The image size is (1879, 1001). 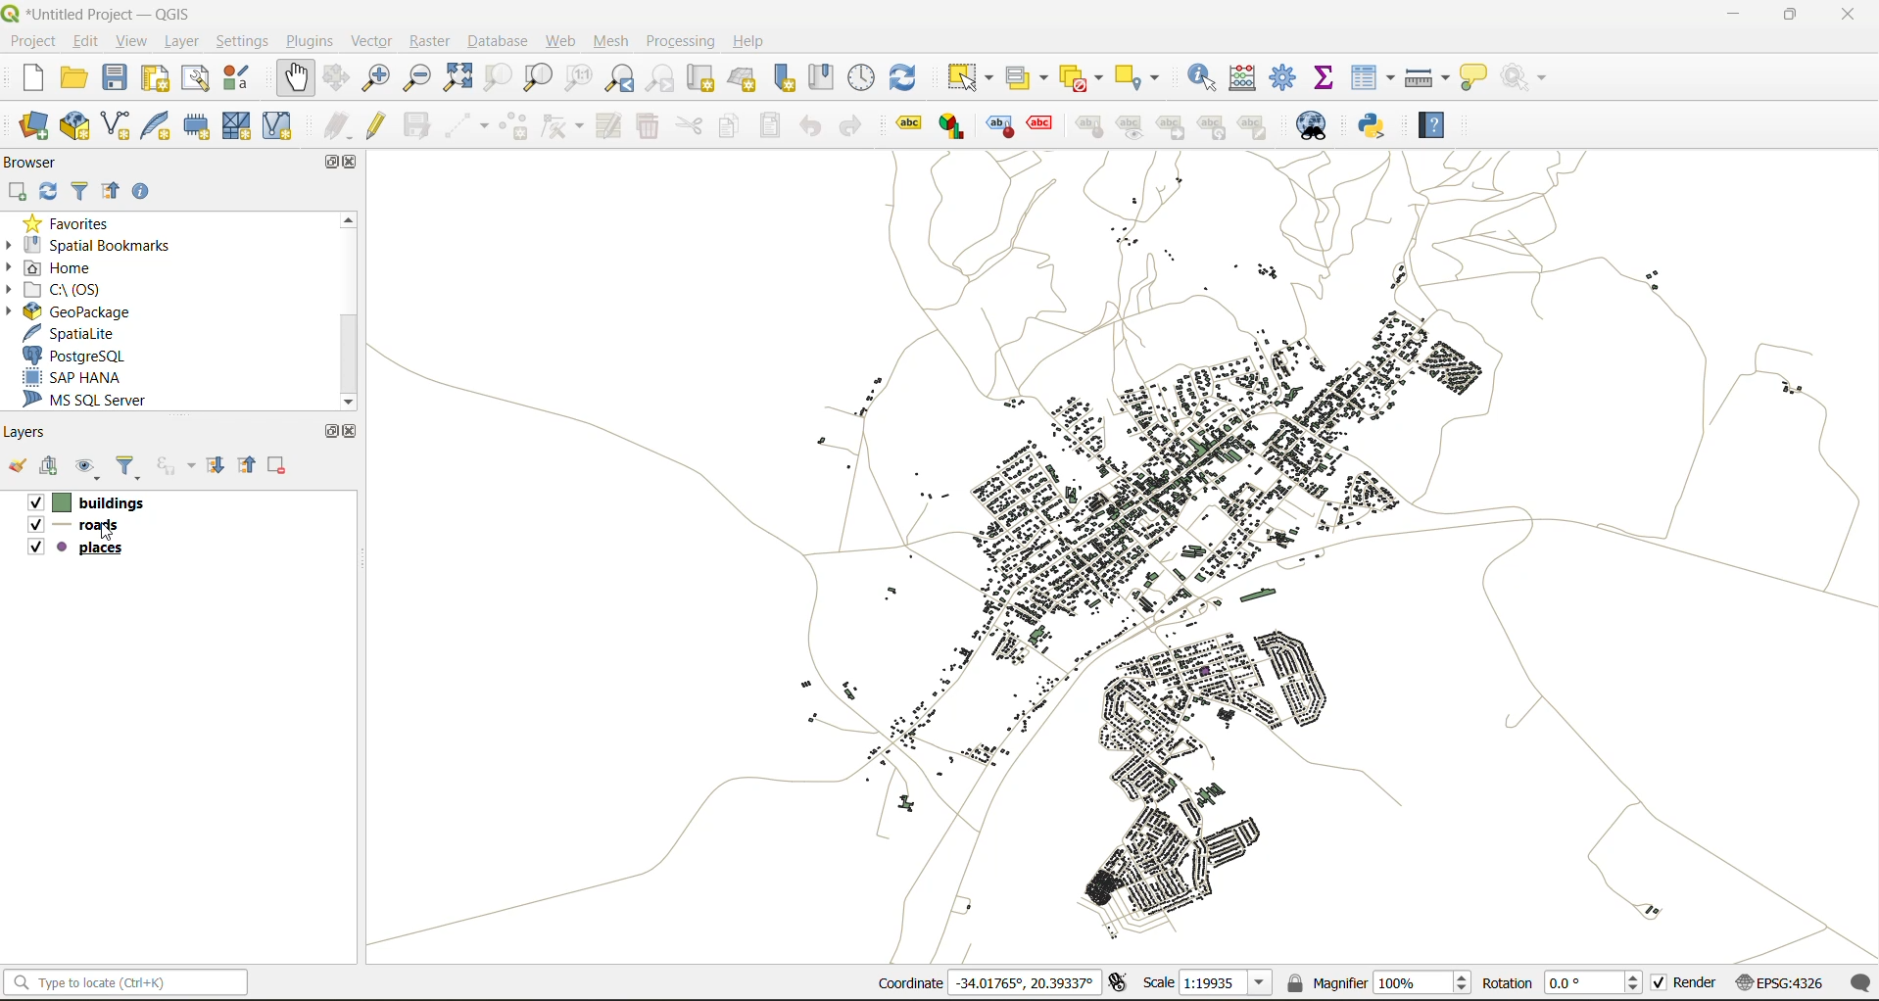 I want to click on zoom native, so click(x=578, y=76).